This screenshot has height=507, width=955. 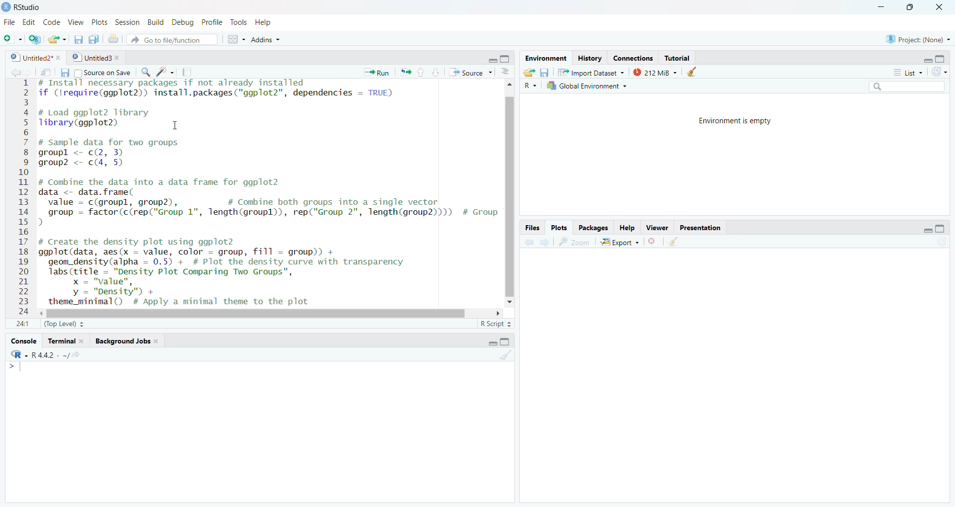 What do you see at coordinates (706, 227) in the screenshot?
I see `presentation` at bounding box center [706, 227].